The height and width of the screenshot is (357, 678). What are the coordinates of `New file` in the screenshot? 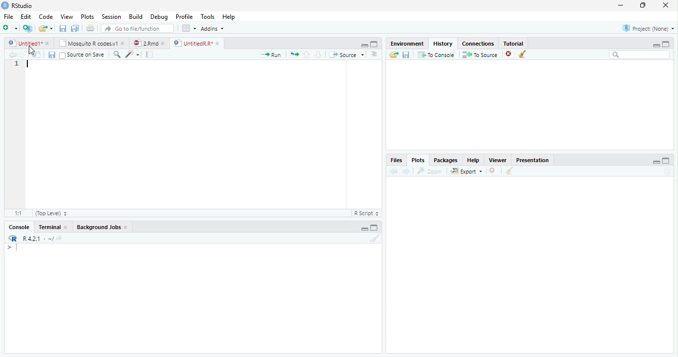 It's located at (10, 28).